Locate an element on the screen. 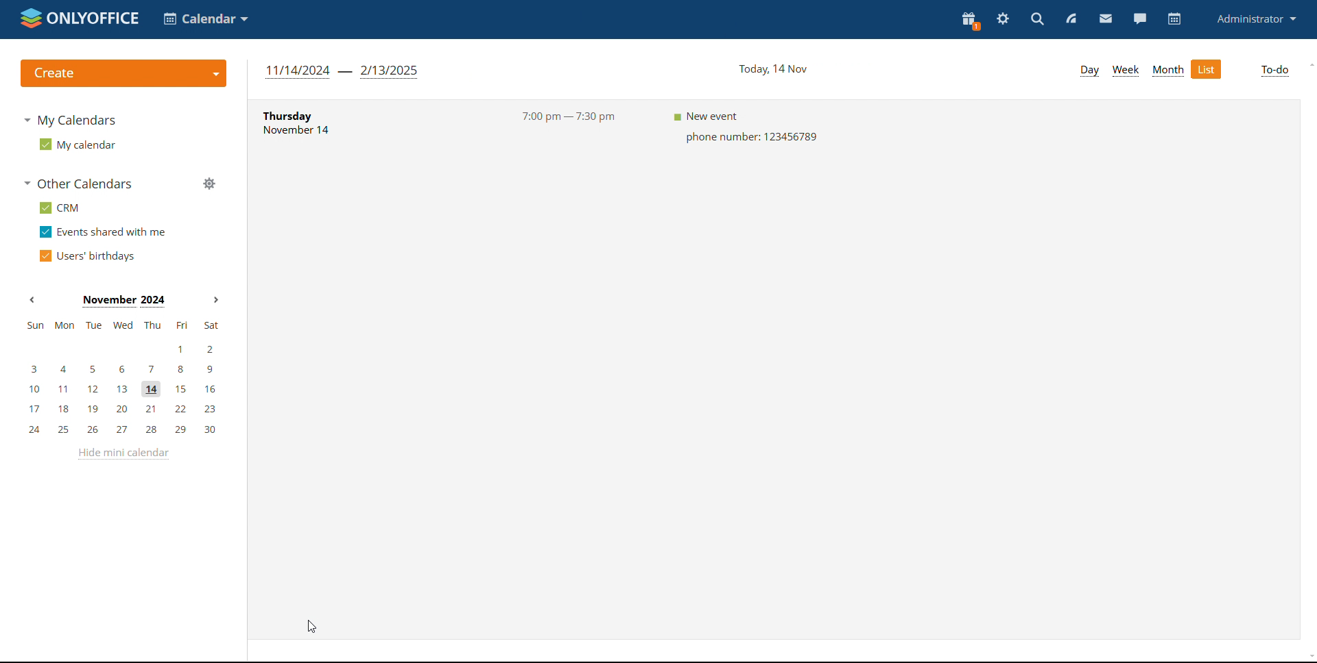  time is located at coordinates (569, 118).